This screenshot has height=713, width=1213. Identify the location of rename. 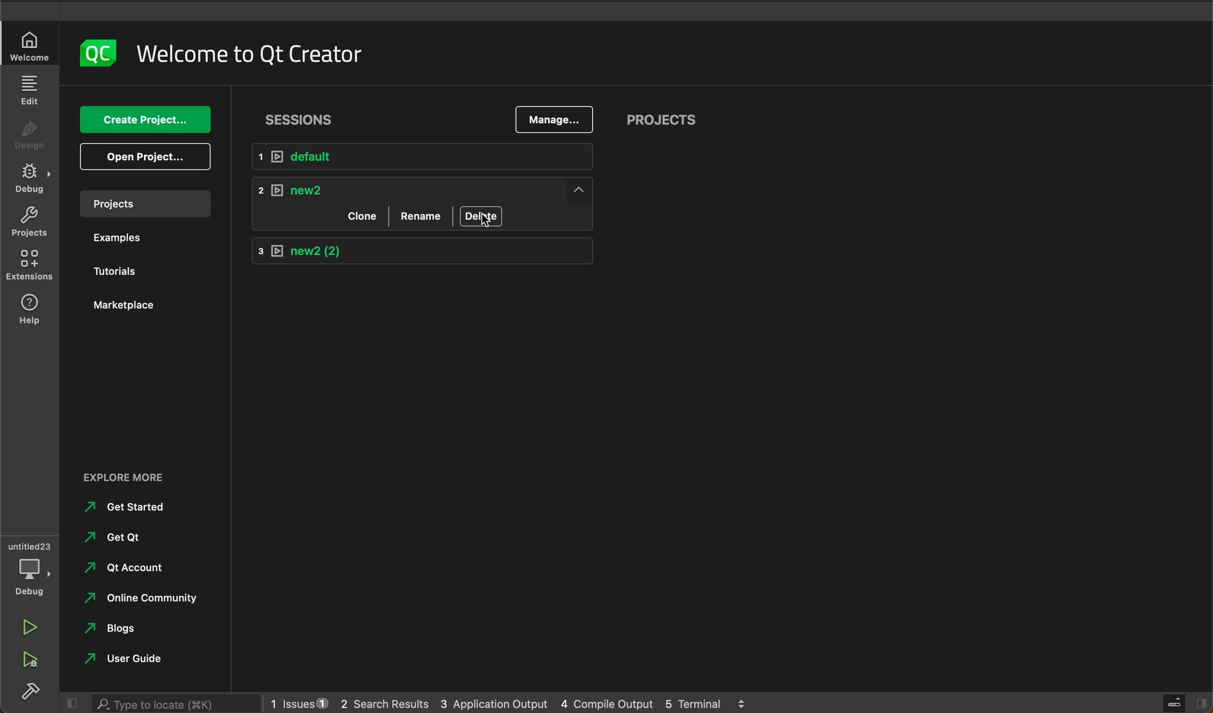
(421, 214).